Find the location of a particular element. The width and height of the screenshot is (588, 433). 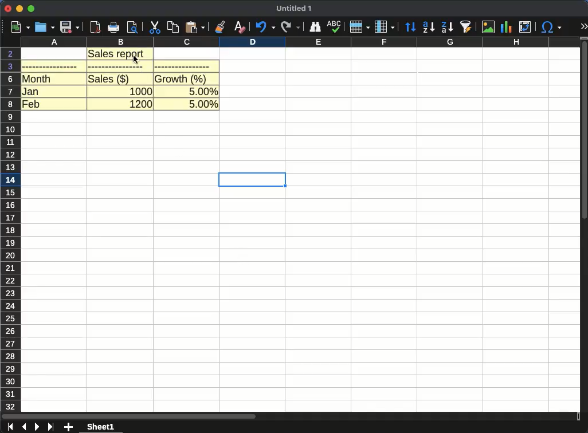

expand is located at coordinates (583, 27).